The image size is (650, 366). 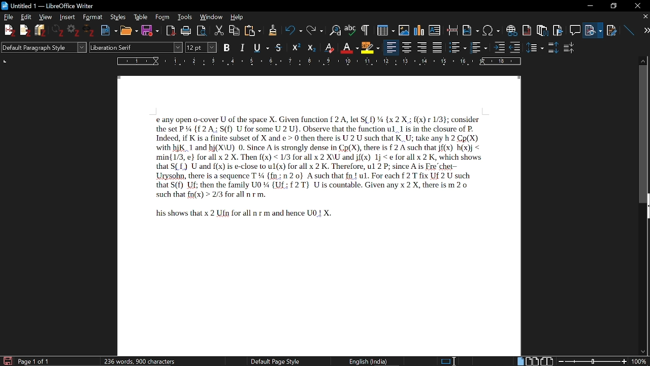 What do you see at coordinates (220, 29) in the screenshot?
I see `Cut` at bounding box center [220, 29].